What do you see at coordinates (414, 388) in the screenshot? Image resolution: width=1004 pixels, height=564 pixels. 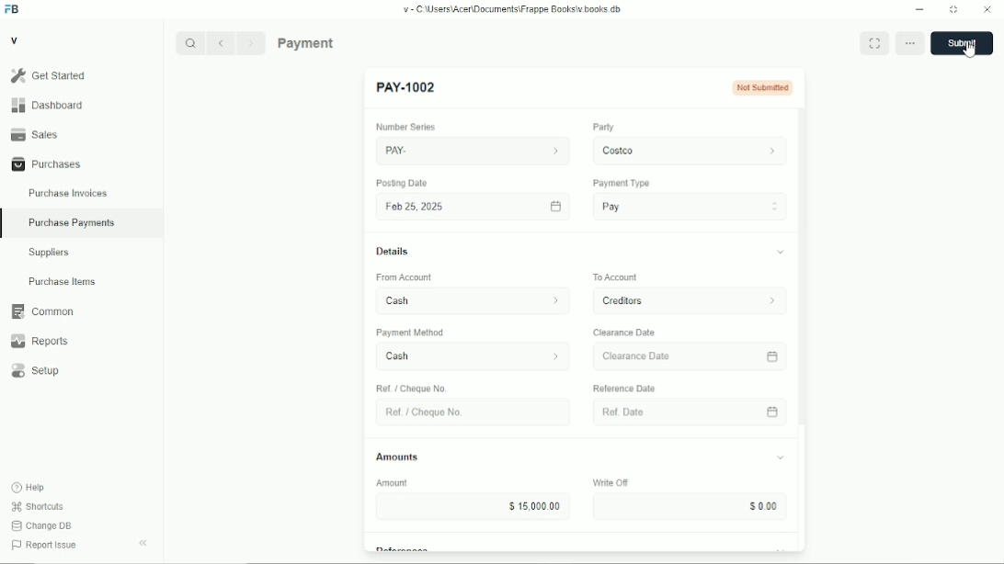 I see `Ref / Cheque No.` at bounding box center [414, 388].